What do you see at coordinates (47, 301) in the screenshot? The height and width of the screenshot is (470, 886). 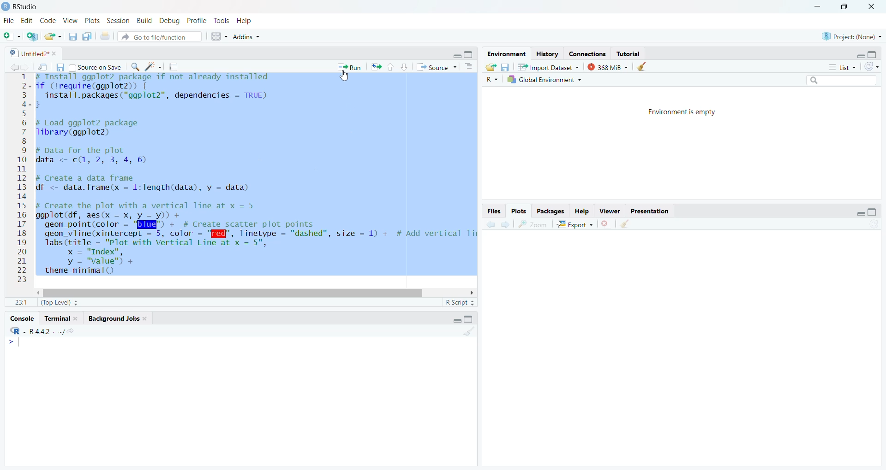 I see `11 (Top Level) =` at bounding box center [47, 301].